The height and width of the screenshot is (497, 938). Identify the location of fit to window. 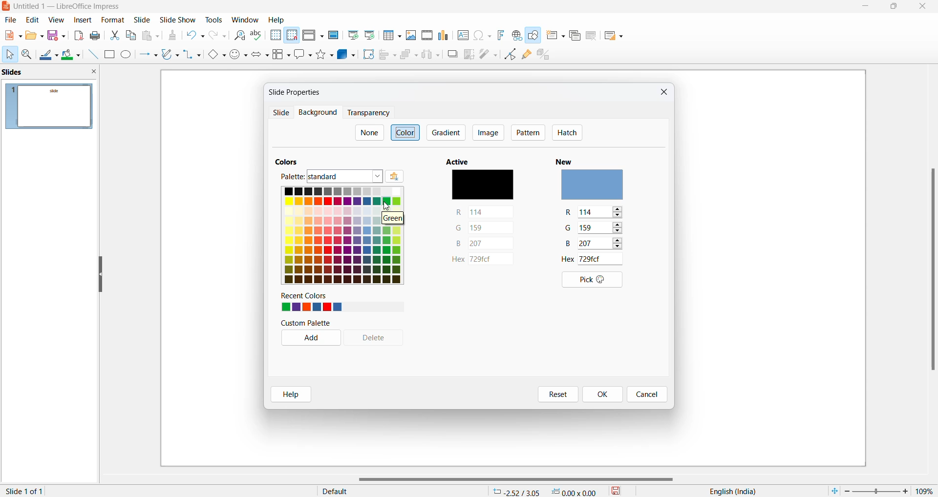
(834, 490).